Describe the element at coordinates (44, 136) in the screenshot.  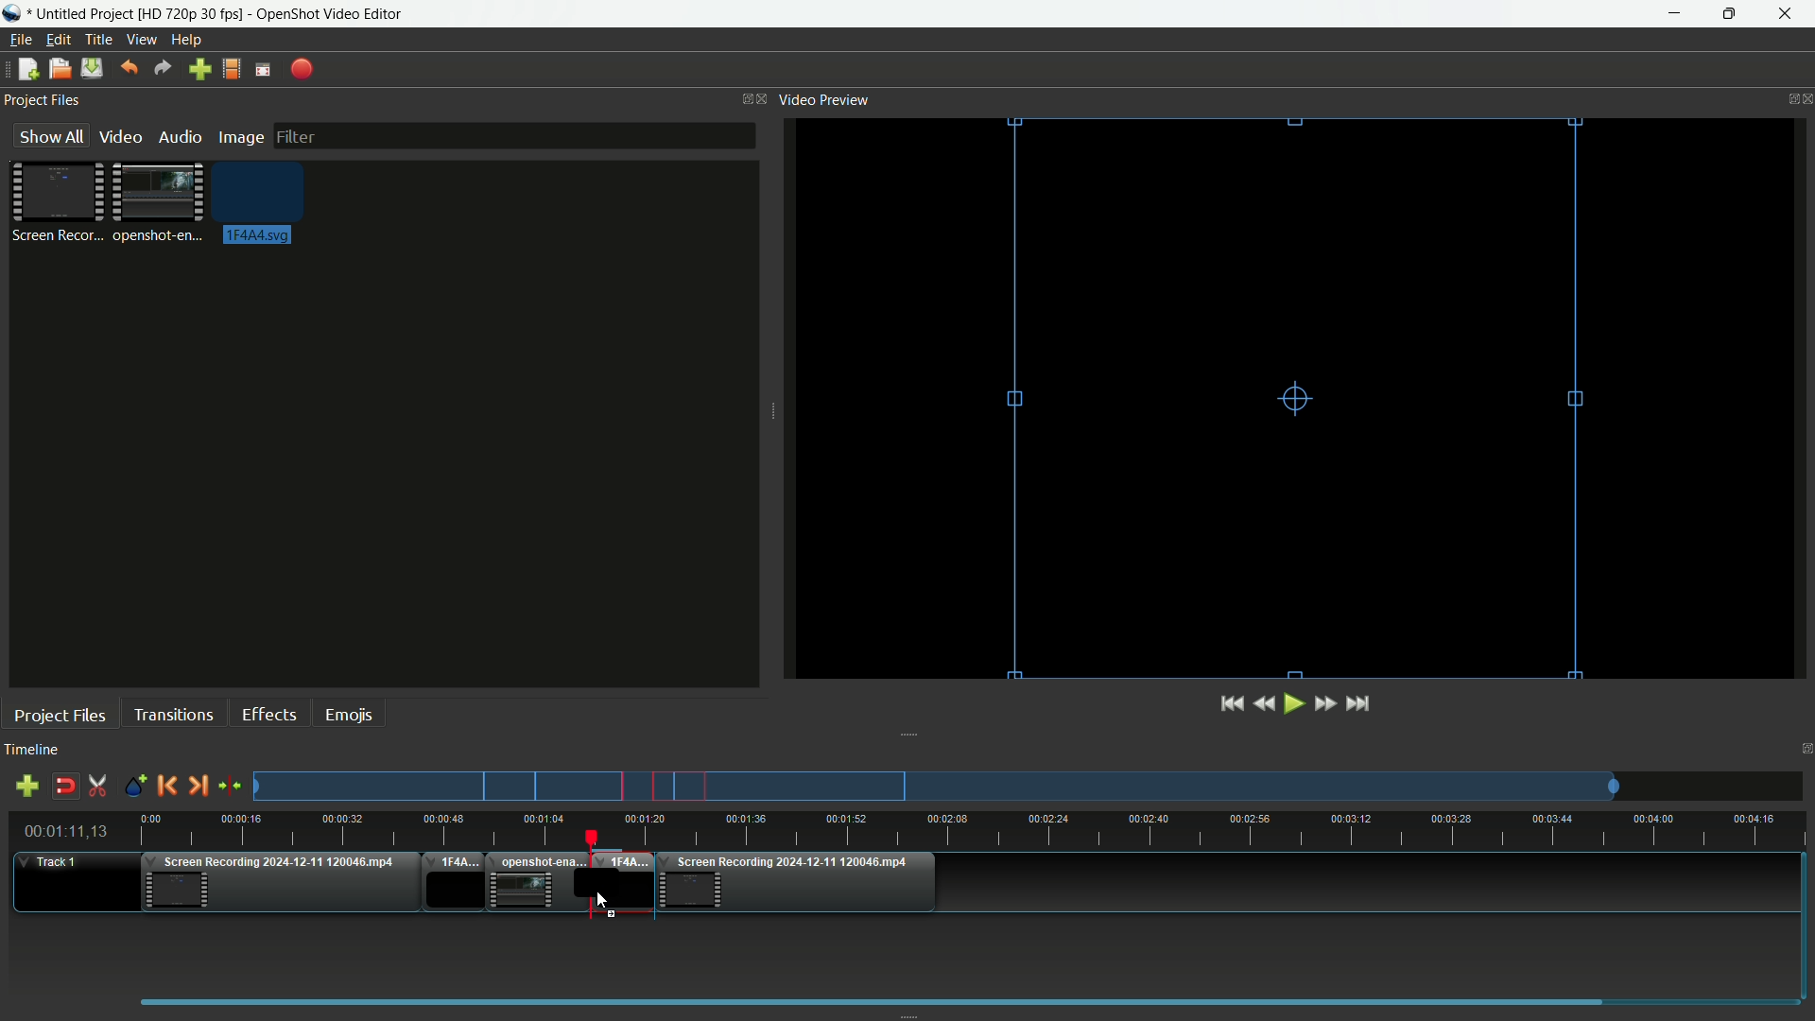
I see `Show all` at that location.